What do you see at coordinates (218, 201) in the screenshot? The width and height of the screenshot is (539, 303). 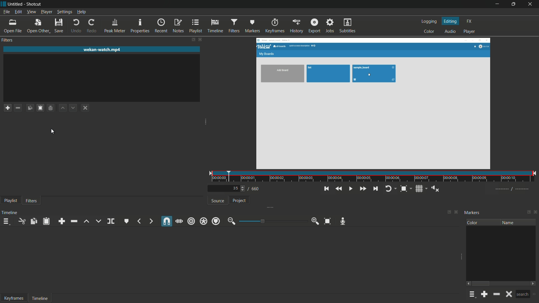 I see `source` at bounding box center [218, 201].